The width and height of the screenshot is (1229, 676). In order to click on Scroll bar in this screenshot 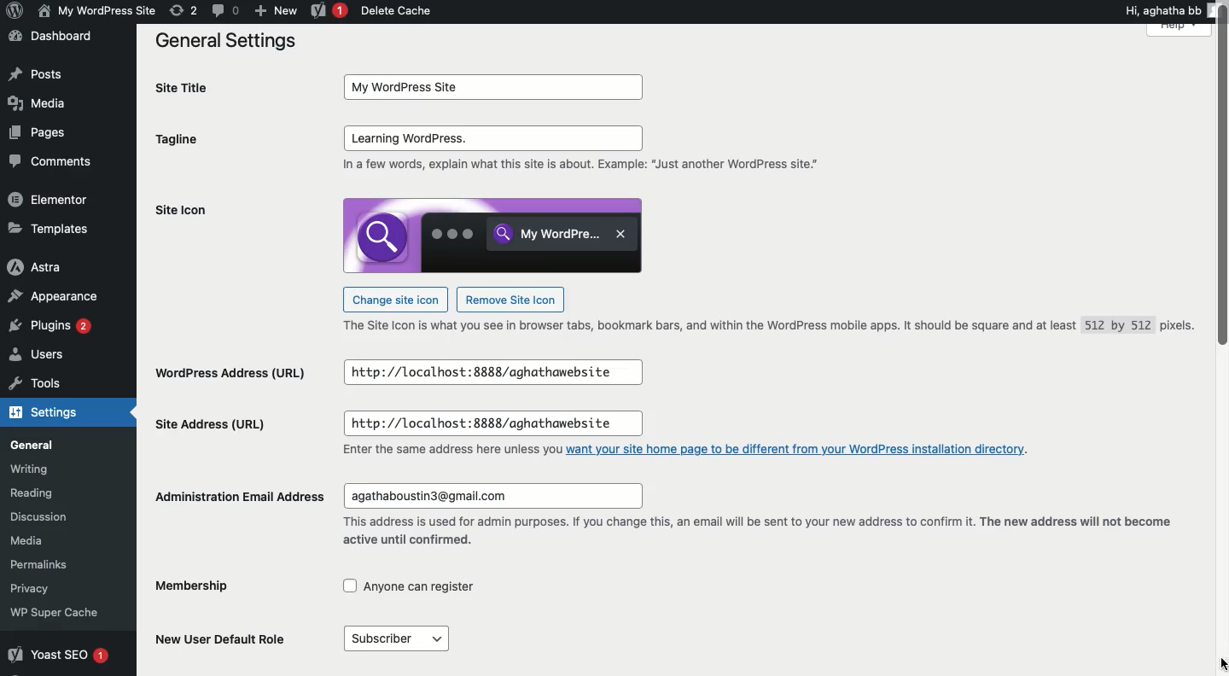, I will do `click(1220, 187)`.